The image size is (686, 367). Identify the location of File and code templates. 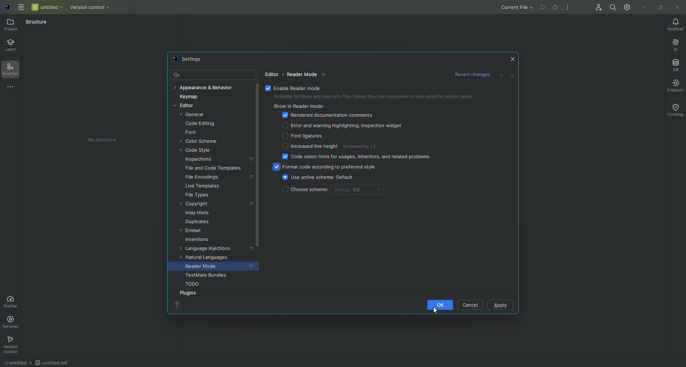
(211, 168).